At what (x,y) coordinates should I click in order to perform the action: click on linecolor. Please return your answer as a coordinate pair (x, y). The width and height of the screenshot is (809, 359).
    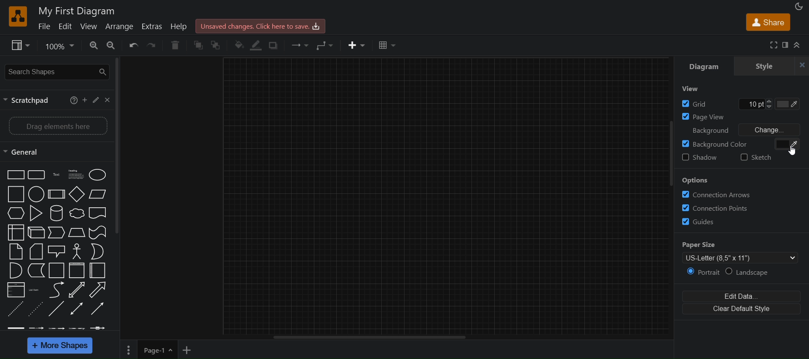
    Looking at the image, I should click on (257, 46).